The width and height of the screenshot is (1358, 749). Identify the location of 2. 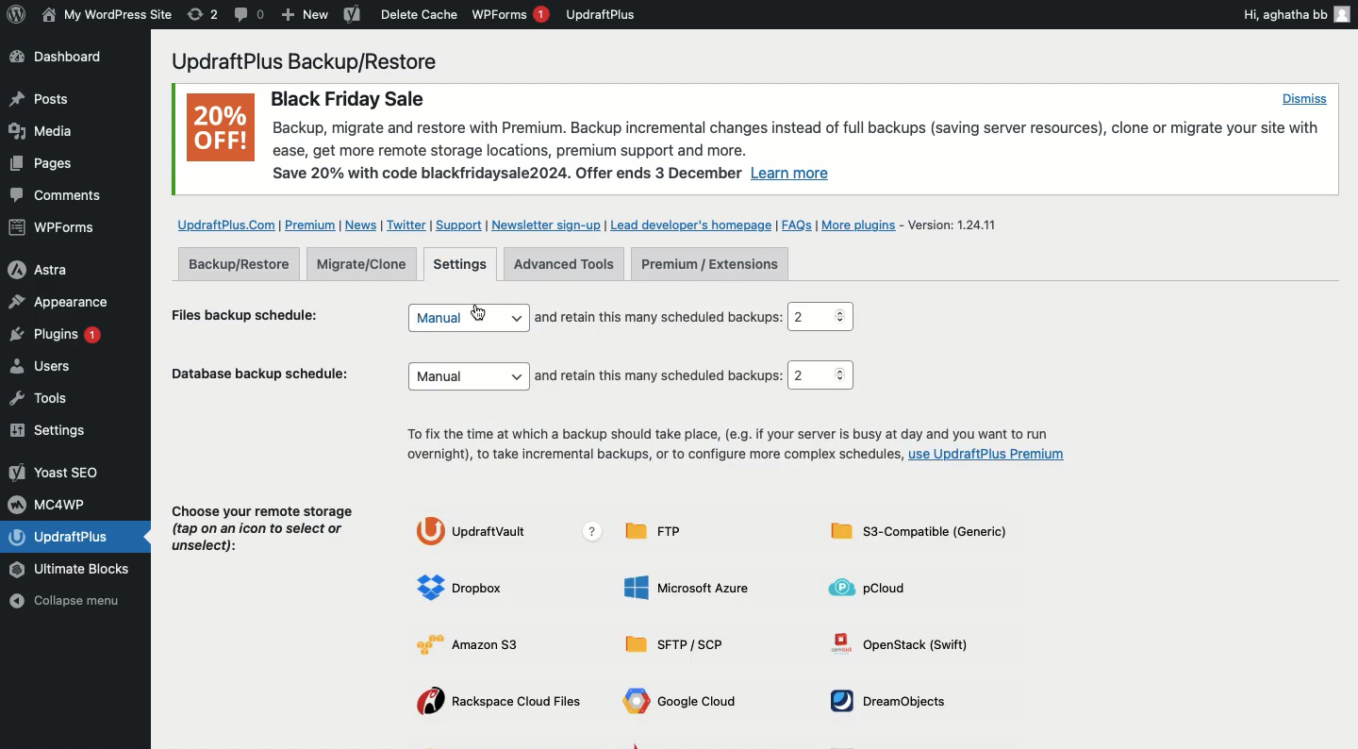
(824, 317).